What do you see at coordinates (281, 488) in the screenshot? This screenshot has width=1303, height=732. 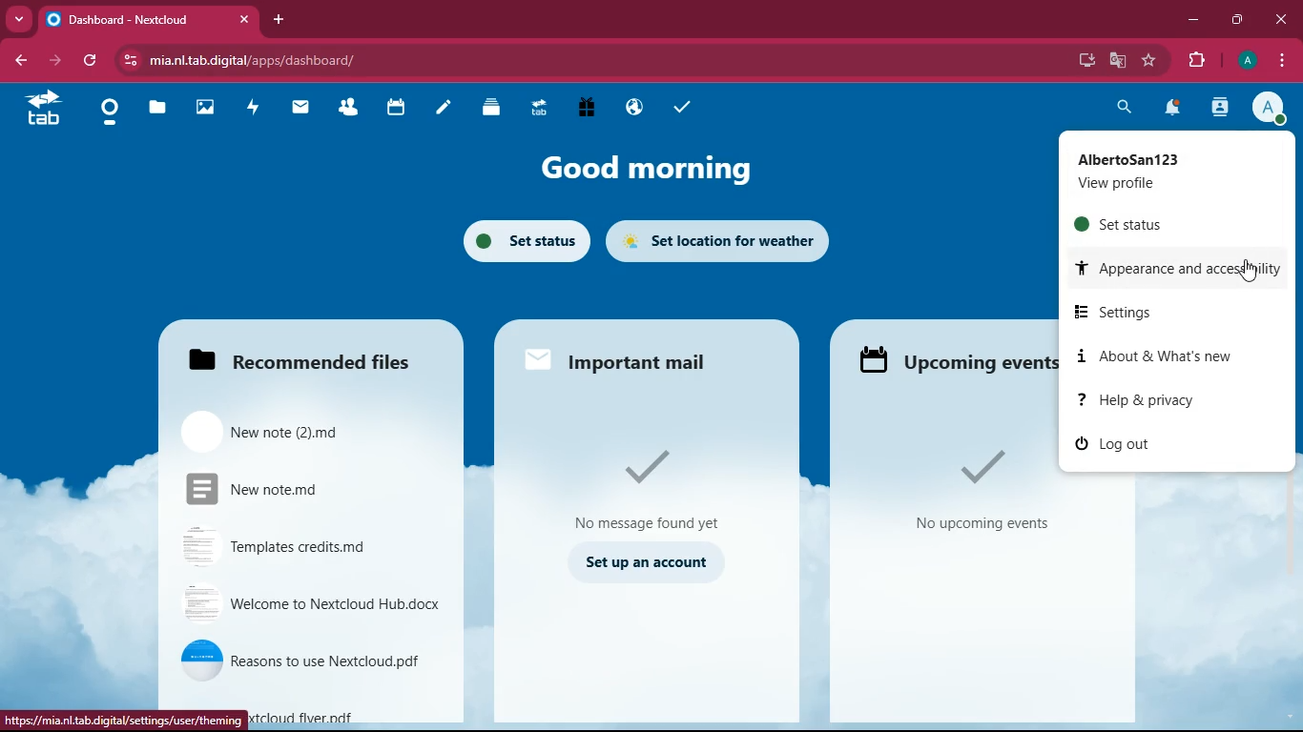 I see `file` at bounding box center [281, 488].